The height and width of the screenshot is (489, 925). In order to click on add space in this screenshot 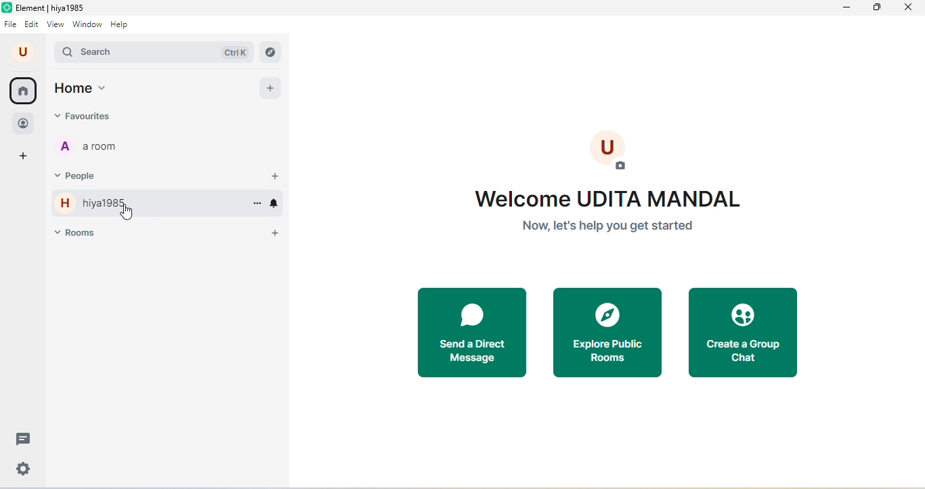, I will do `click(24, 155)`.